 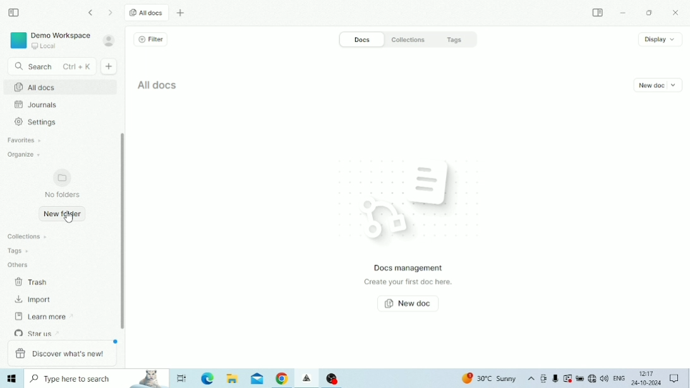 What do you see at coordinates (110, 66) in the screenshot?
I see `New doc` at bounding box center [110, 66].